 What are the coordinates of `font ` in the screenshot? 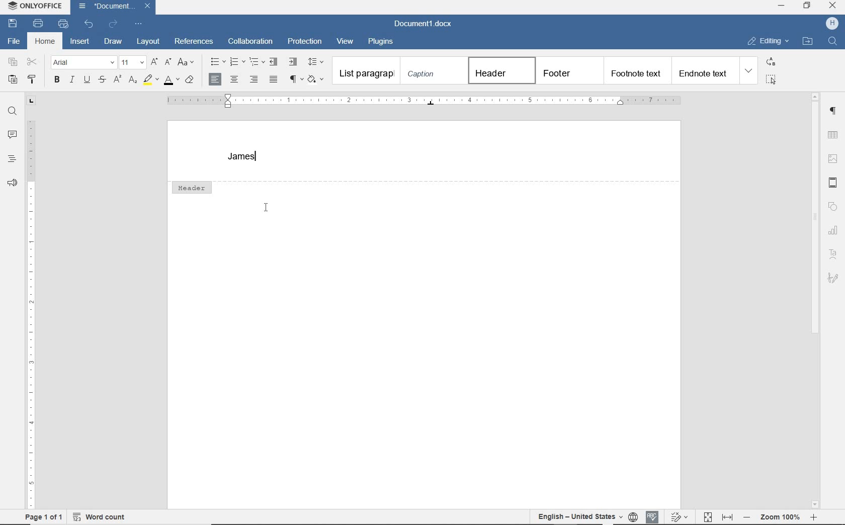 It's located at (83, 63).